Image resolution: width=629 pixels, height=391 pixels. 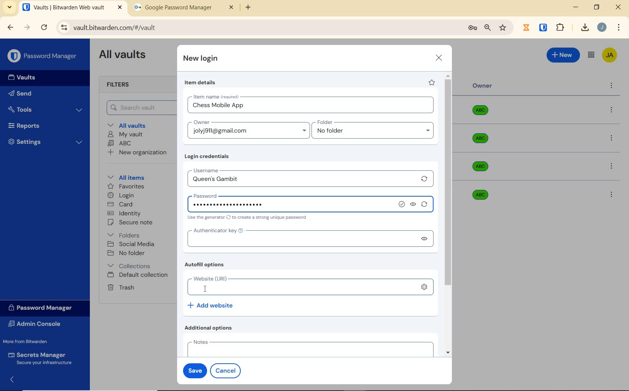 What do you see at coordinates (544, 27) in the screenshot?
I see `extensions` at bounding box center [544, 27].